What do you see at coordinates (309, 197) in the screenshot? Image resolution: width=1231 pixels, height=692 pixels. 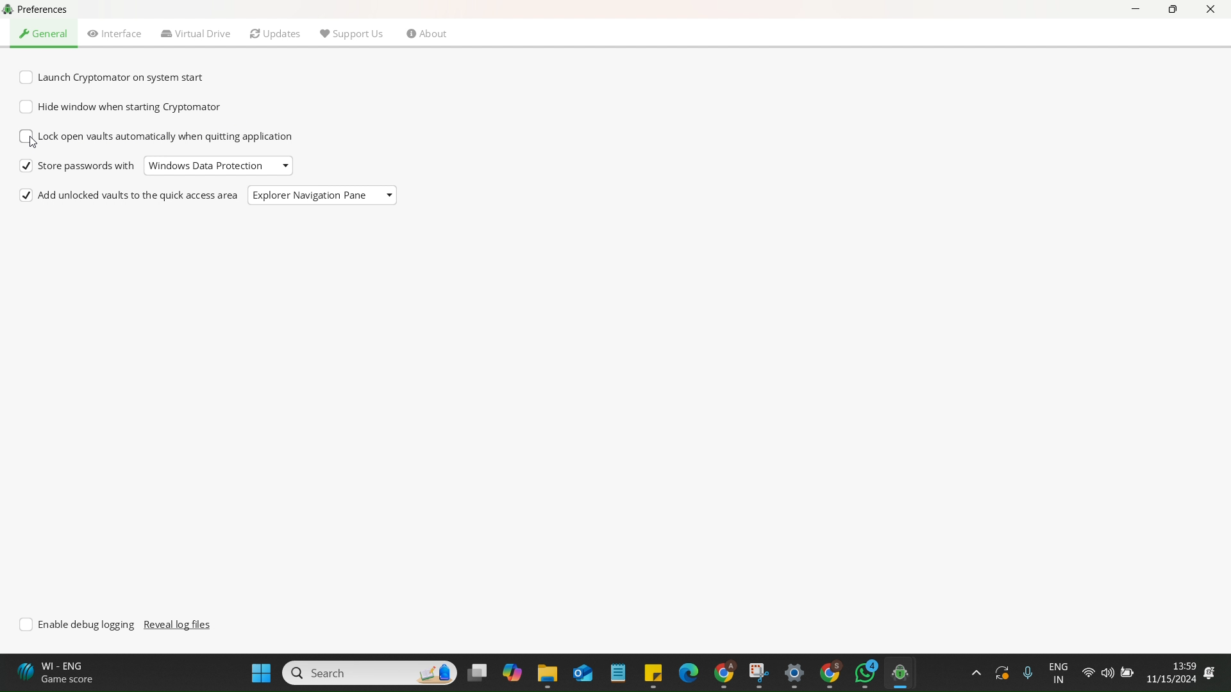 I see `Explorer Navigation Pane` at bounding box center [309, 197].